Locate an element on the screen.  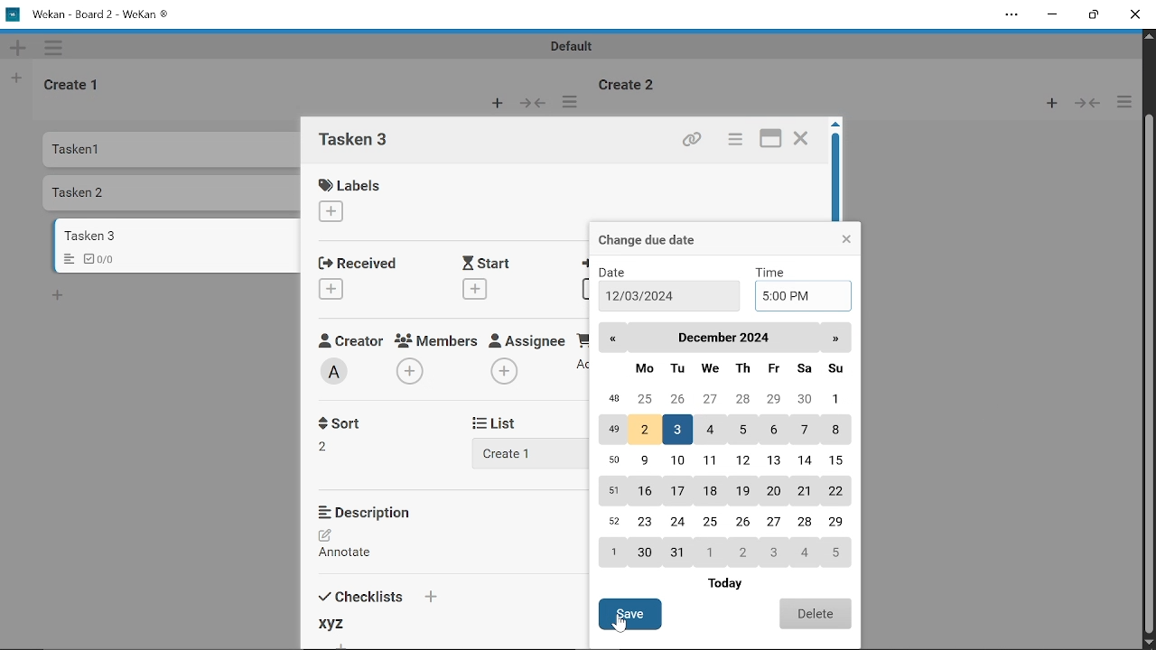
Forward/Back is located at coordinates (1084, 105).